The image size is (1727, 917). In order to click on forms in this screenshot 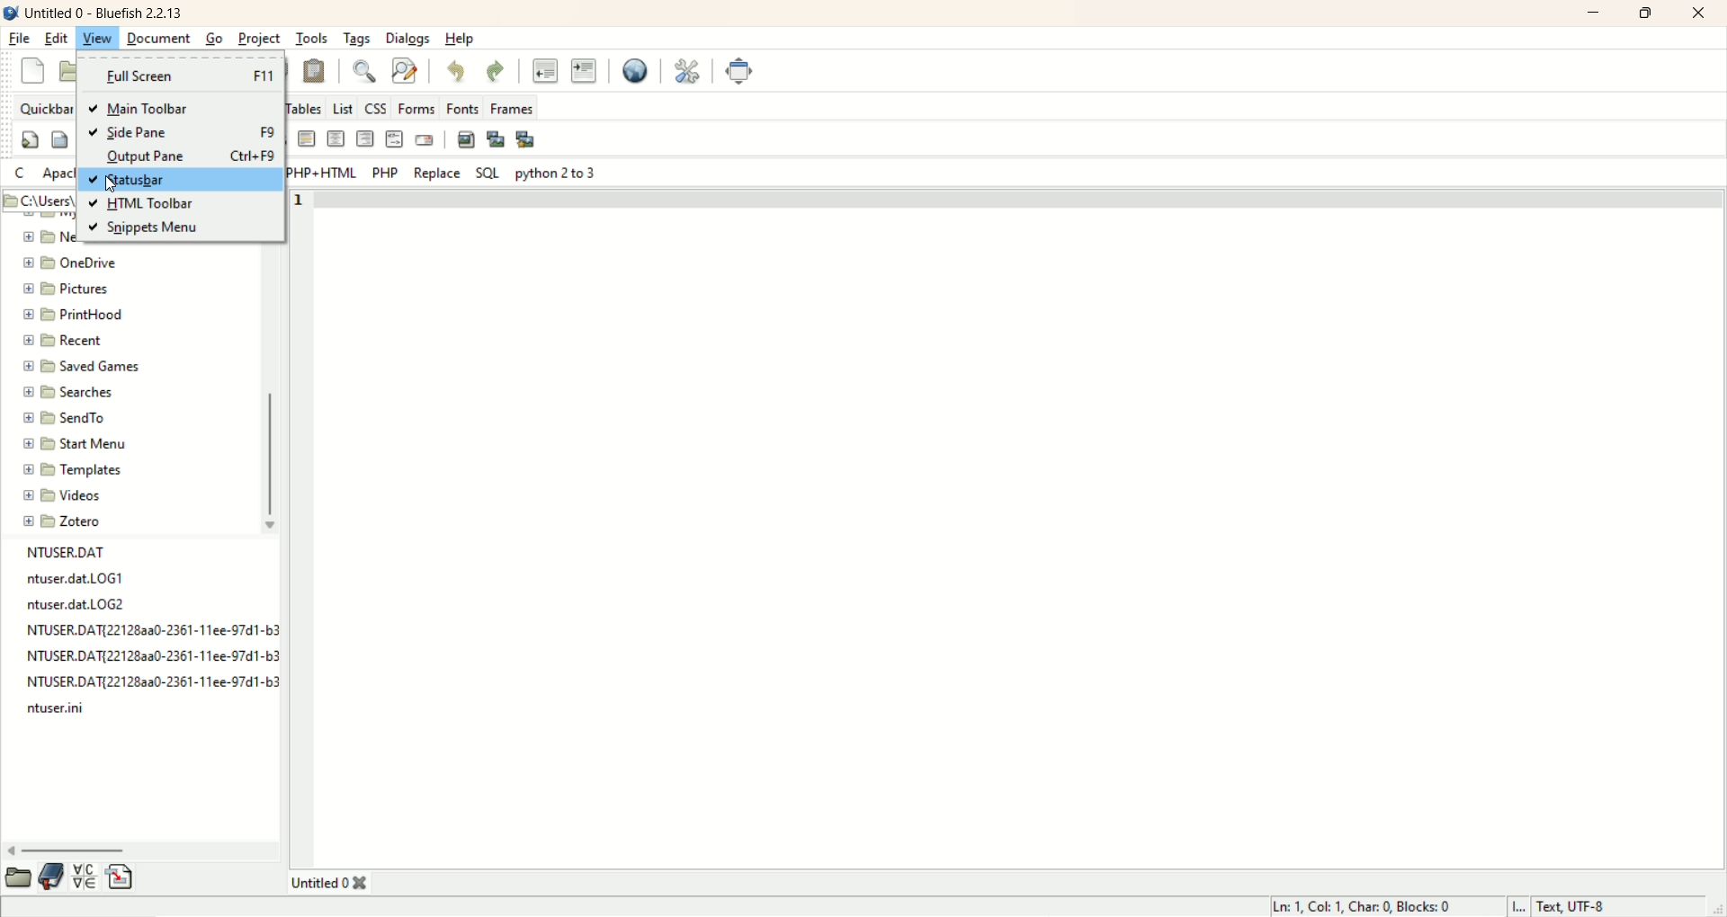, I will do `click(416, 107)`.